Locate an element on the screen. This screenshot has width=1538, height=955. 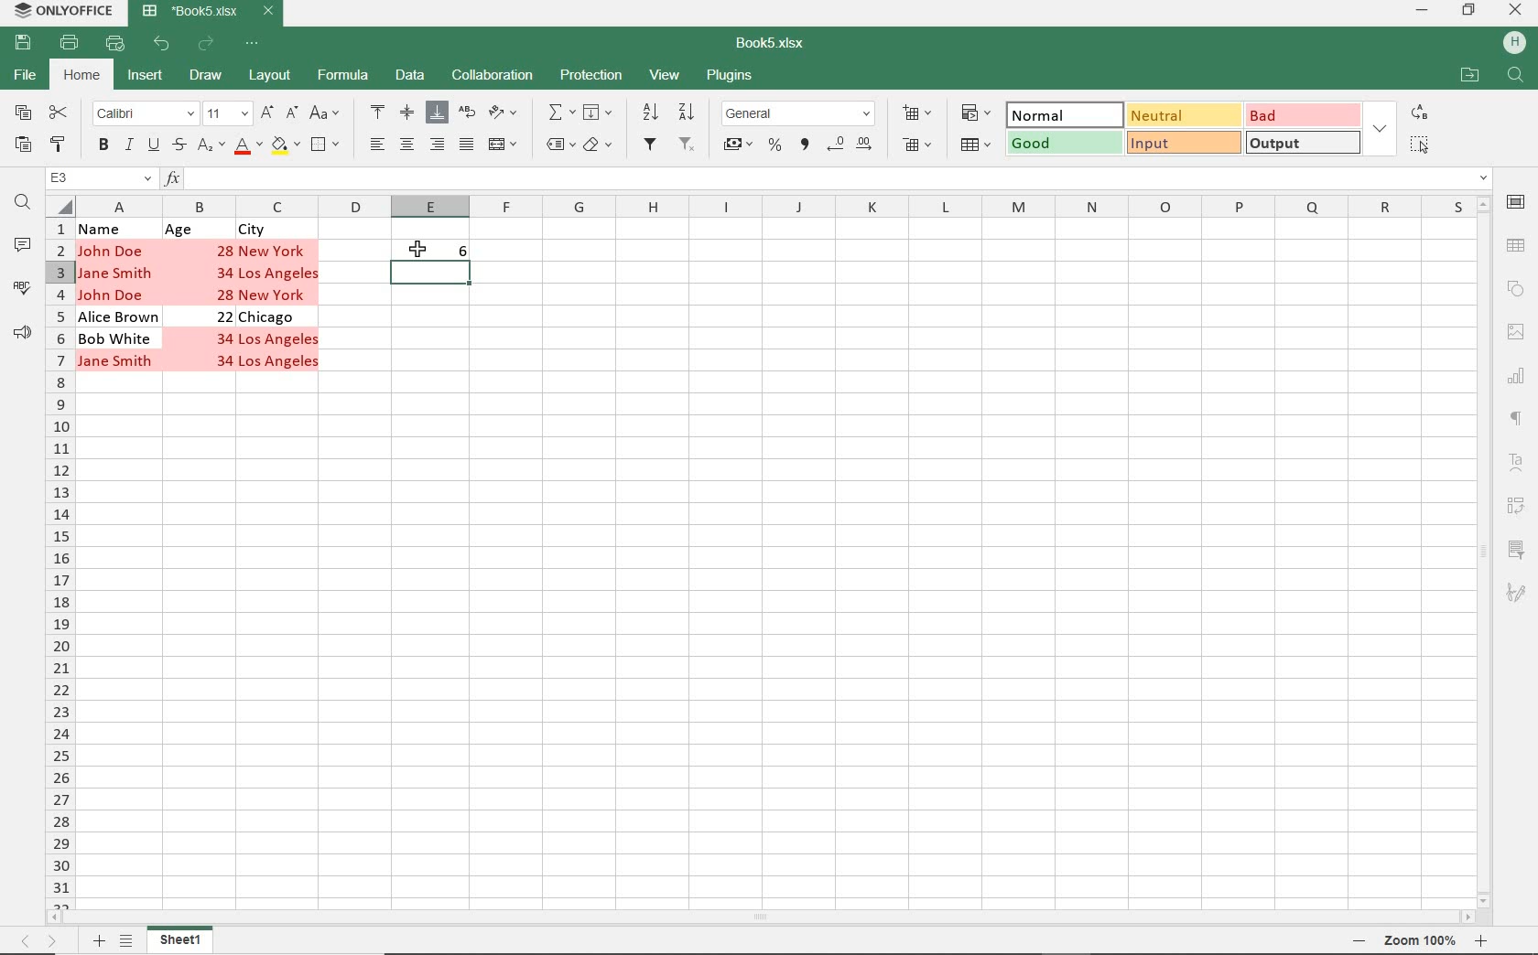
ROWS is located at coordinates (60, 564).